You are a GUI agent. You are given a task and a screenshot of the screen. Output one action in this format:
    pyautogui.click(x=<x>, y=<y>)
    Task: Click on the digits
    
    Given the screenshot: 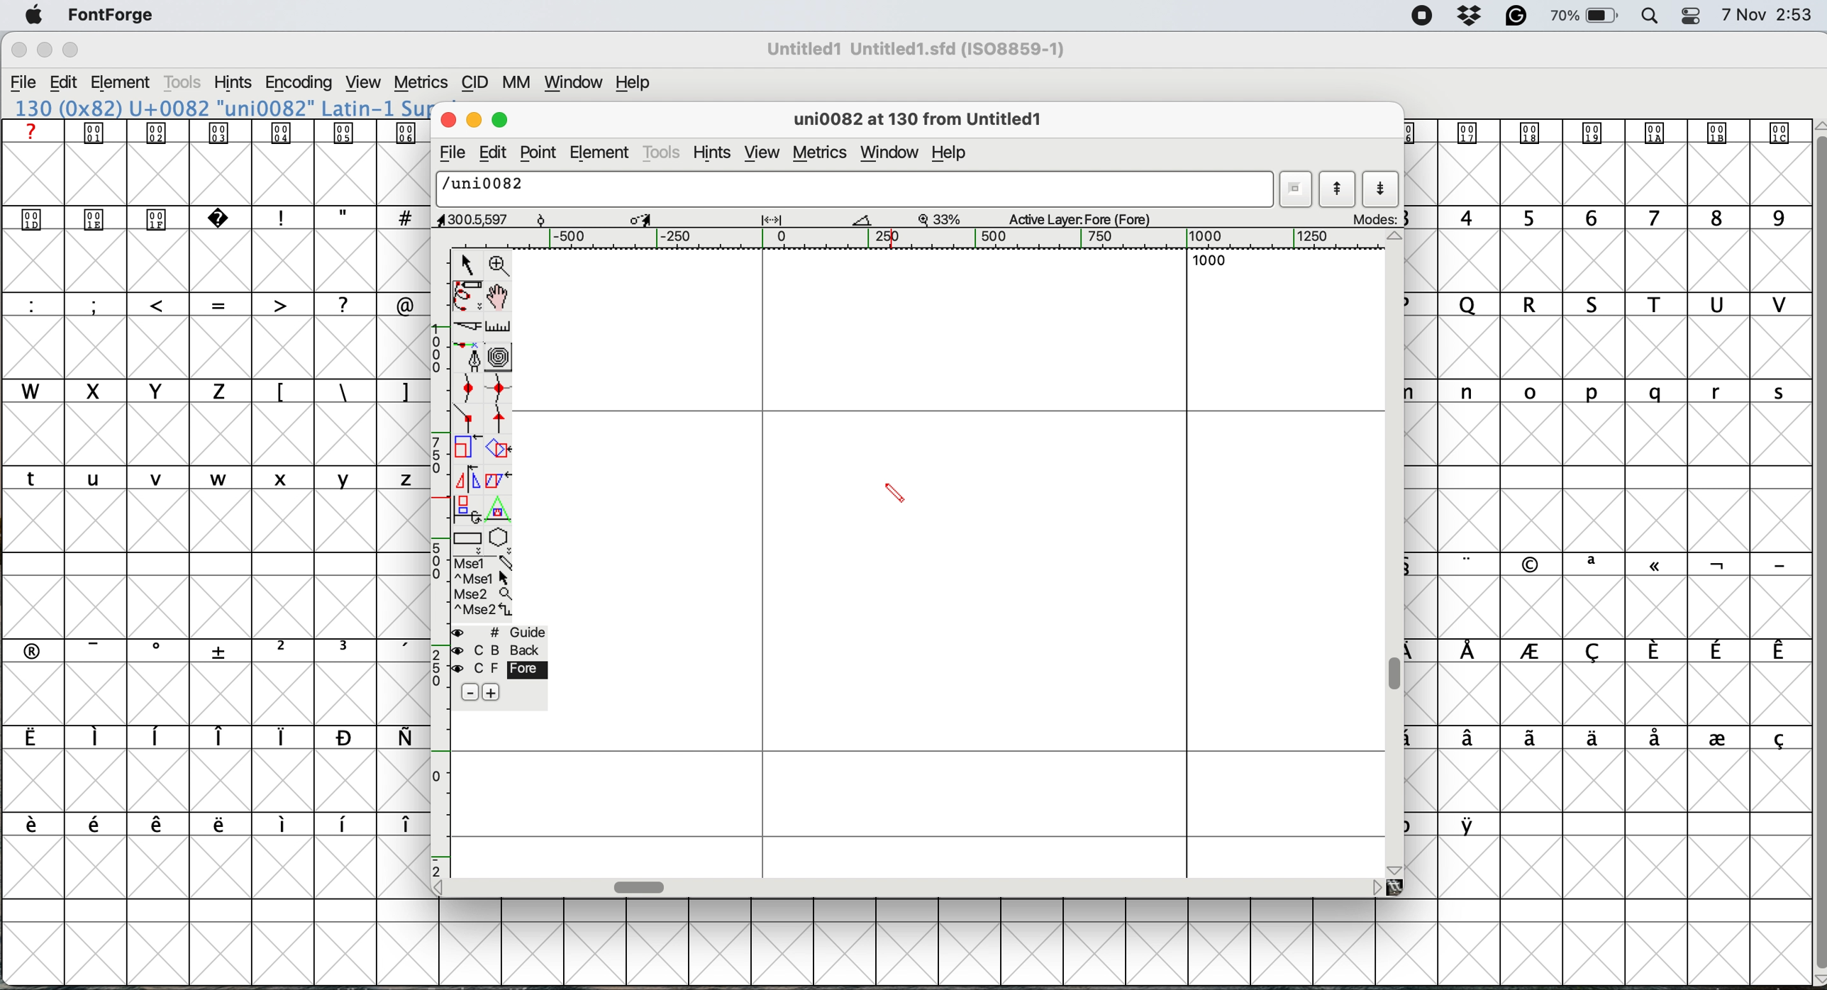 What is the action you would take?
    pyautogui.click(x=1603, y=219)
    